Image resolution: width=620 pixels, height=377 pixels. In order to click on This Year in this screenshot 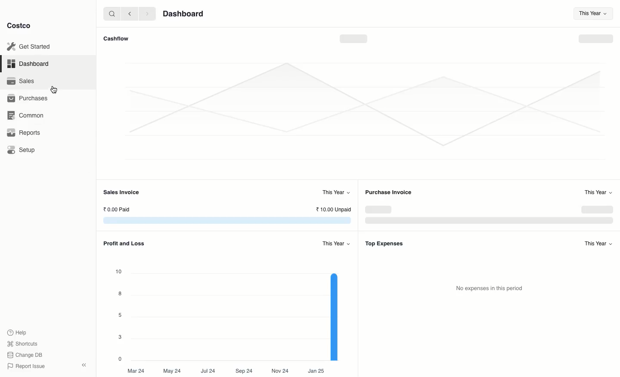, I will do `click(590, 13)`.